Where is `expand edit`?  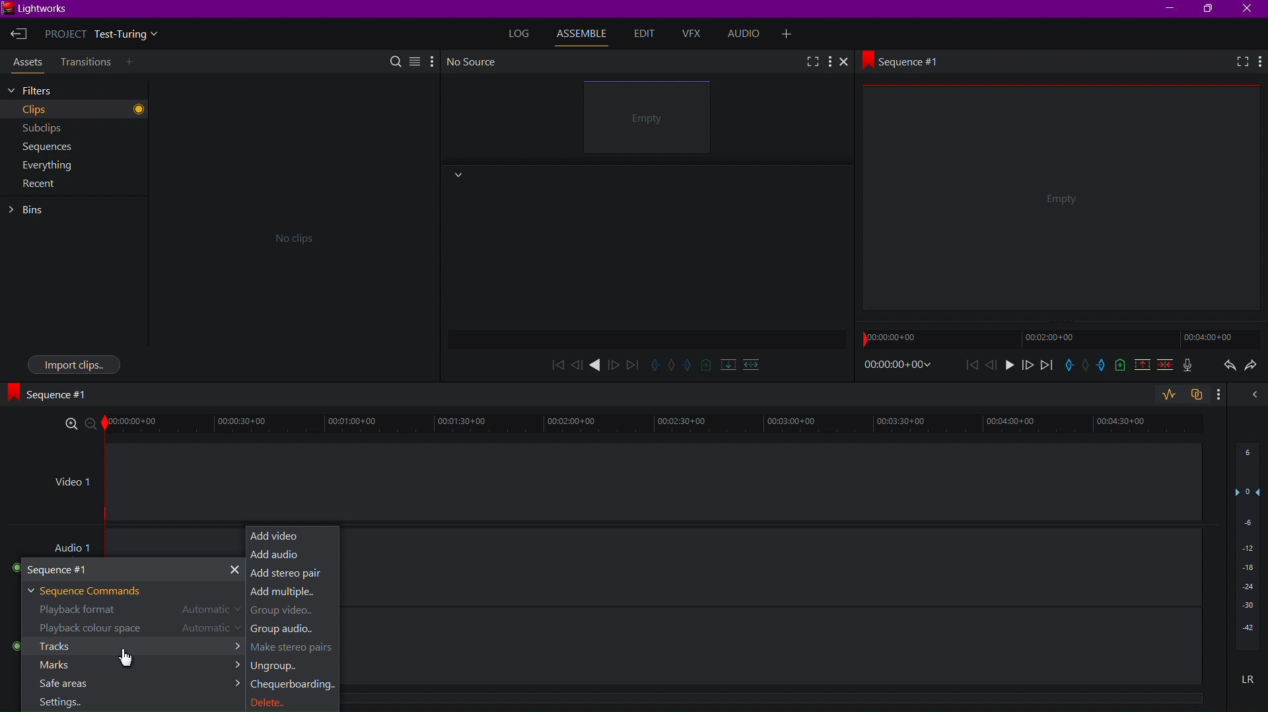 expand edit is located at coordinates (655, 364).